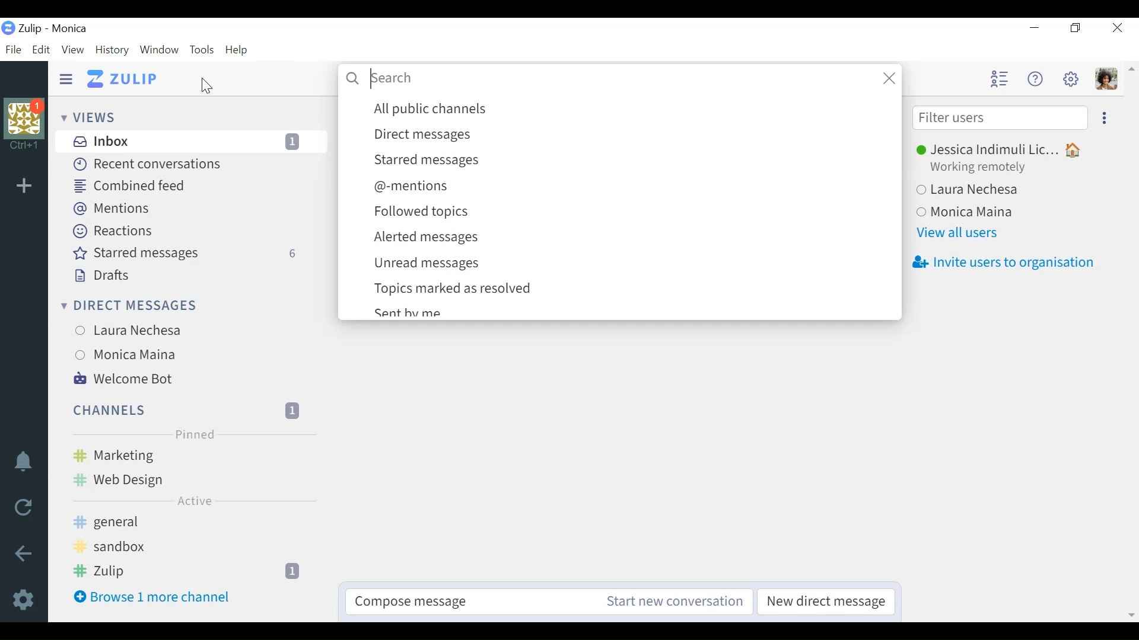 Image resolution: width=1139 pixels, height=640 pixels. Describe the element at coordinates (193, 549) in the screenshot. I see `channel` at that location.